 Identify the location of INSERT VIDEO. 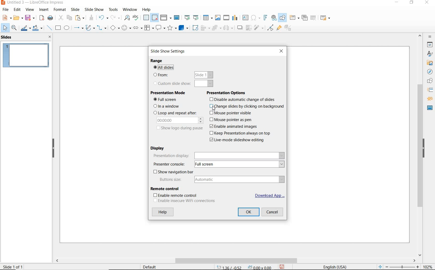
(226, 18).